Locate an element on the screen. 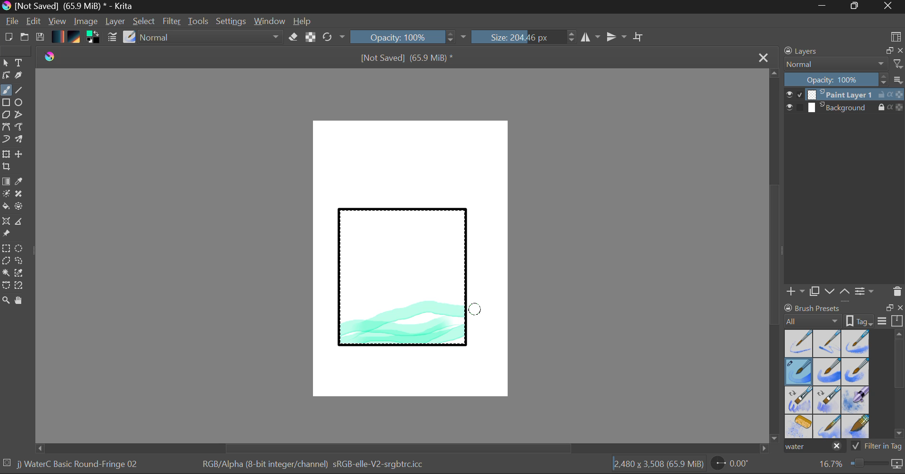  Open is located at coordinates (25, 38).